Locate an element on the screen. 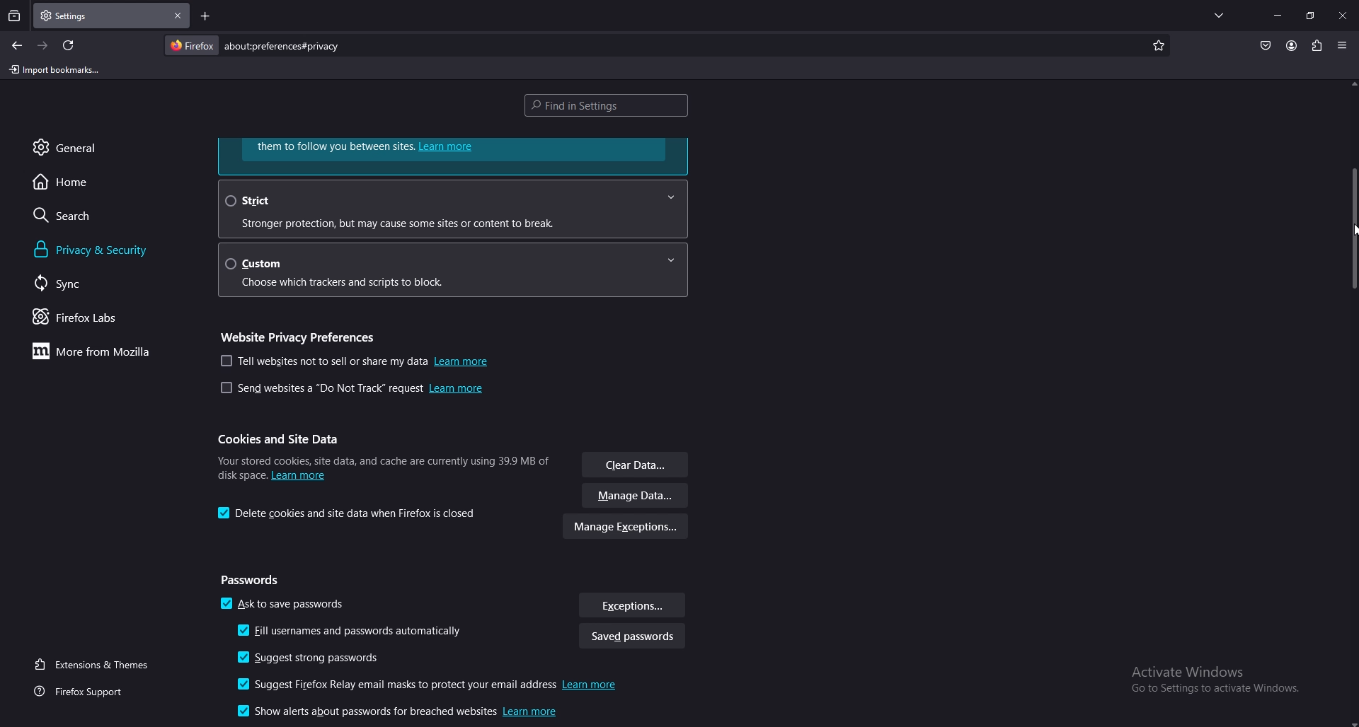  import bookmarks is located at coordinates (55, 71).